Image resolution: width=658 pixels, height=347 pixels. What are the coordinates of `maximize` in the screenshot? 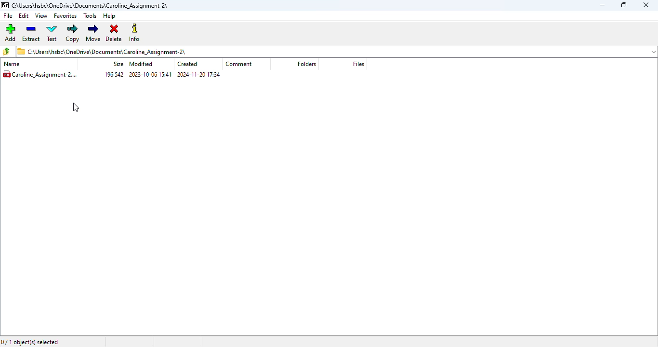 It's located at (624, 5).